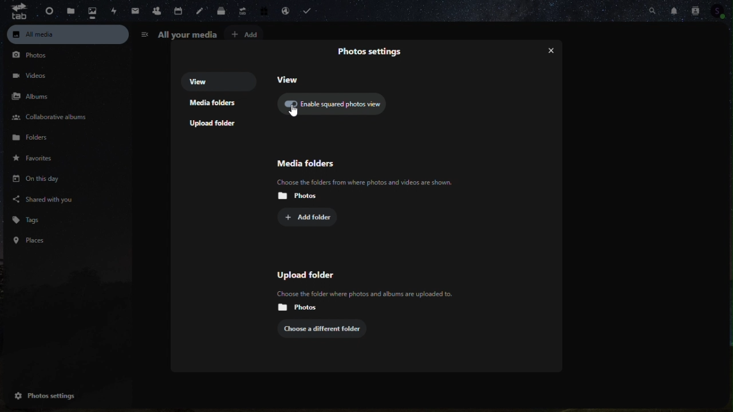  Describe the element at coordinates (298, 195) in the screenshot. I see `Photos` at that location.